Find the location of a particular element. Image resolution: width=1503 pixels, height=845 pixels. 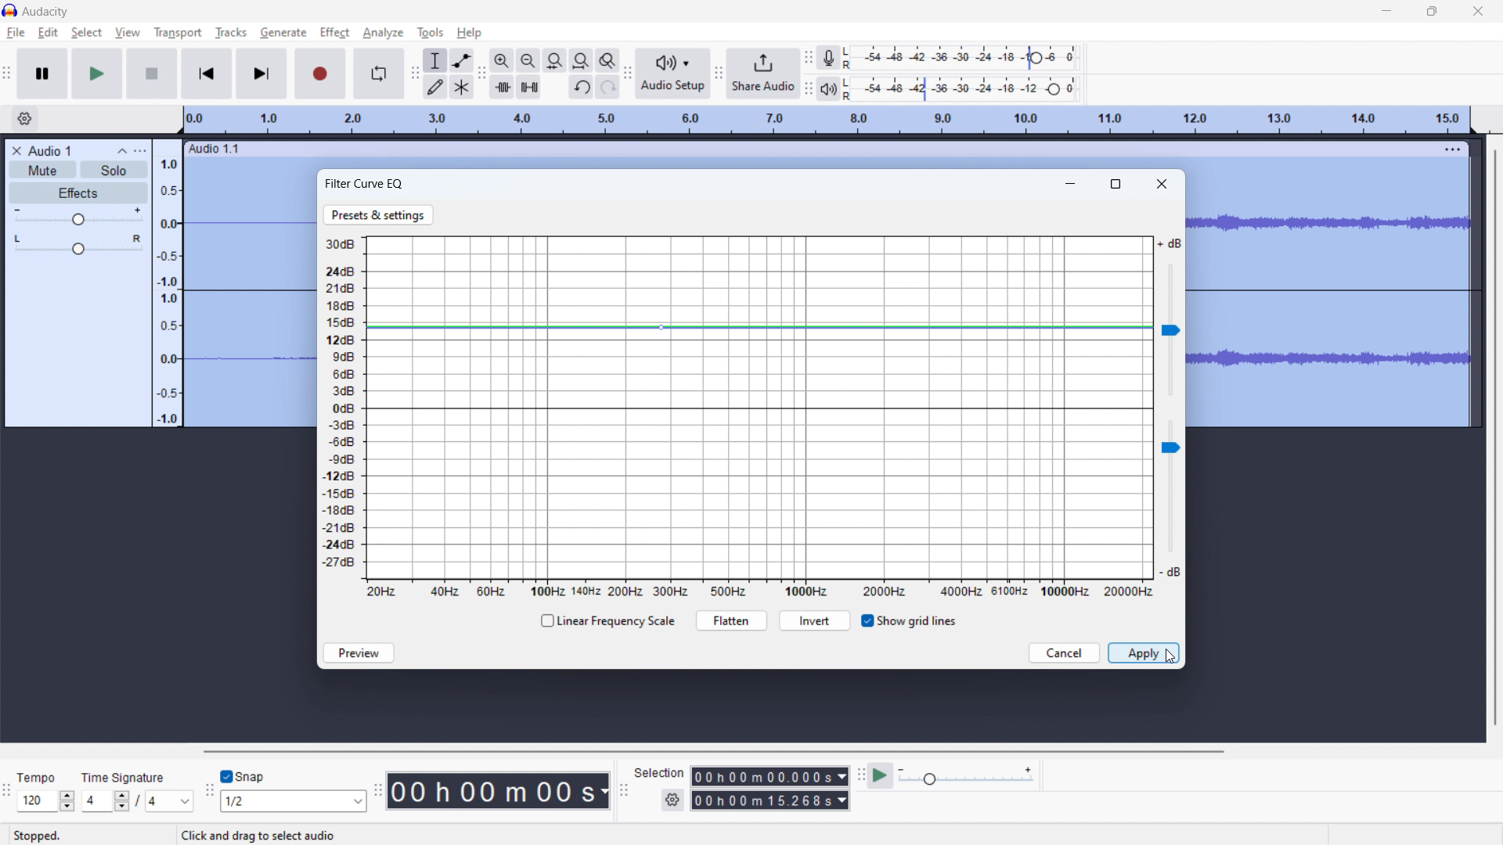

tools toolbar is located at coordinates (413, 74).